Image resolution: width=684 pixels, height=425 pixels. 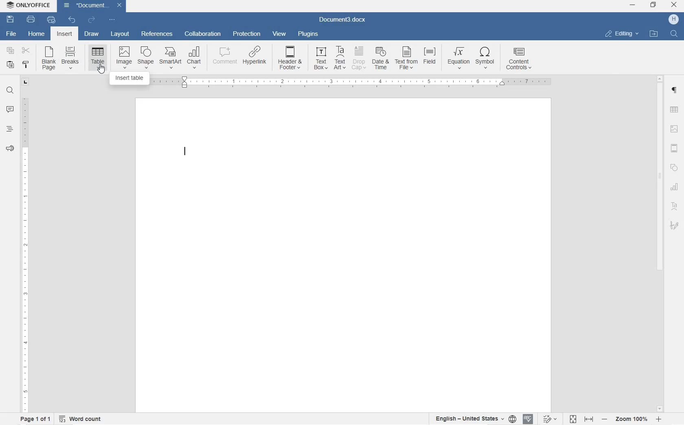 What do you see at coordinates (111, 20) in the screenshot?
I see `CUSTOMIZE QUICK ACCESS TOOLBAR` at bounding box center [111, 20].